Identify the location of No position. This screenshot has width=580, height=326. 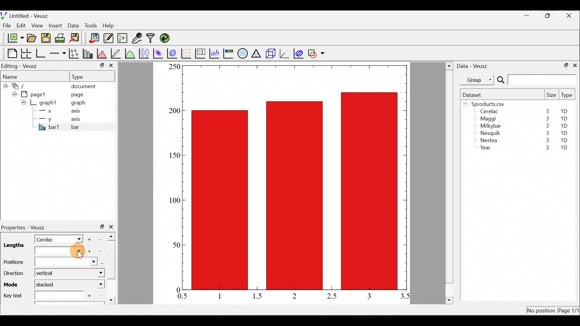
(541, 311).